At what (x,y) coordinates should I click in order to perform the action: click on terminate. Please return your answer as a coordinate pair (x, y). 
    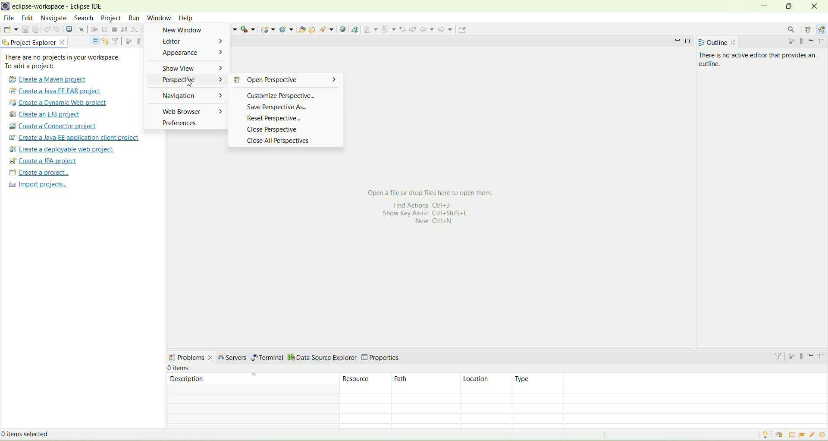
    Looking at the image, I should click on (114, 30).